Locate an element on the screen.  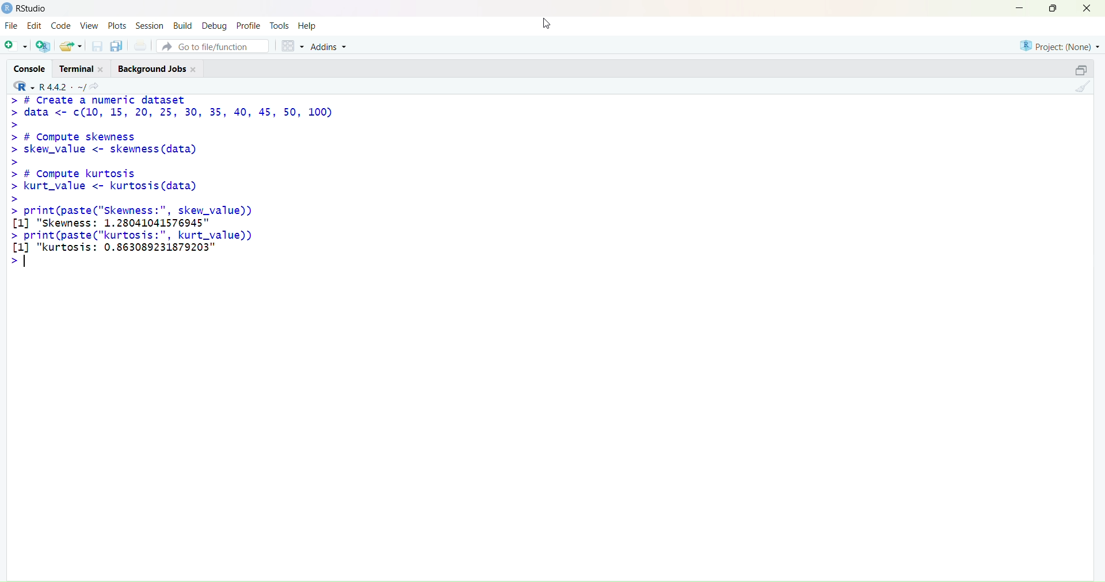
Build is located at coordinates (182, 25).